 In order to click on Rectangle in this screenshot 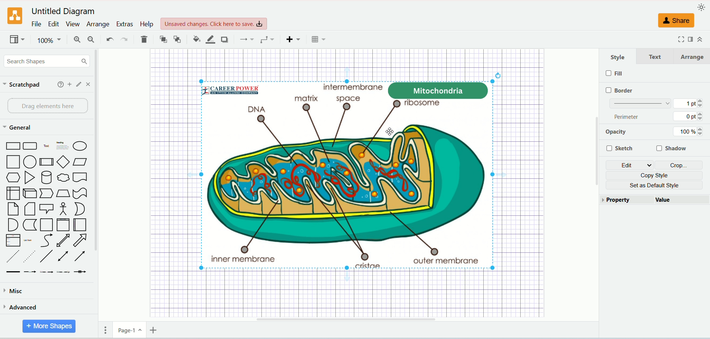, I will do `click(14, 145)`.